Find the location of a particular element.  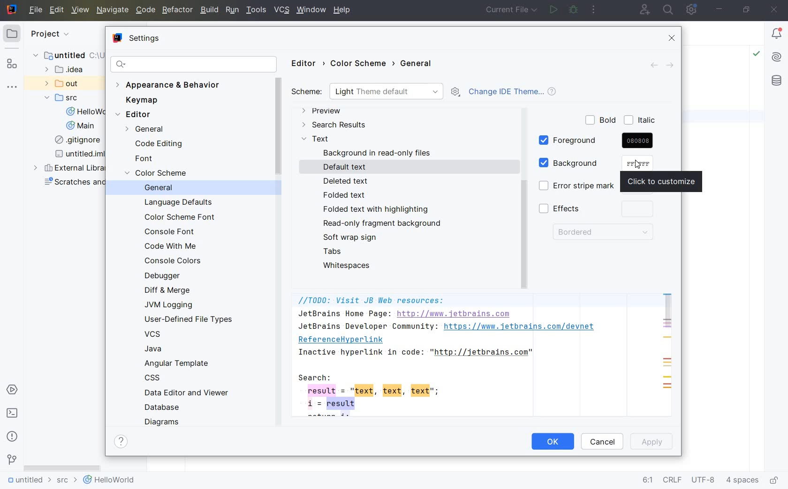

DATABASE is located at coordinates (165, 407).